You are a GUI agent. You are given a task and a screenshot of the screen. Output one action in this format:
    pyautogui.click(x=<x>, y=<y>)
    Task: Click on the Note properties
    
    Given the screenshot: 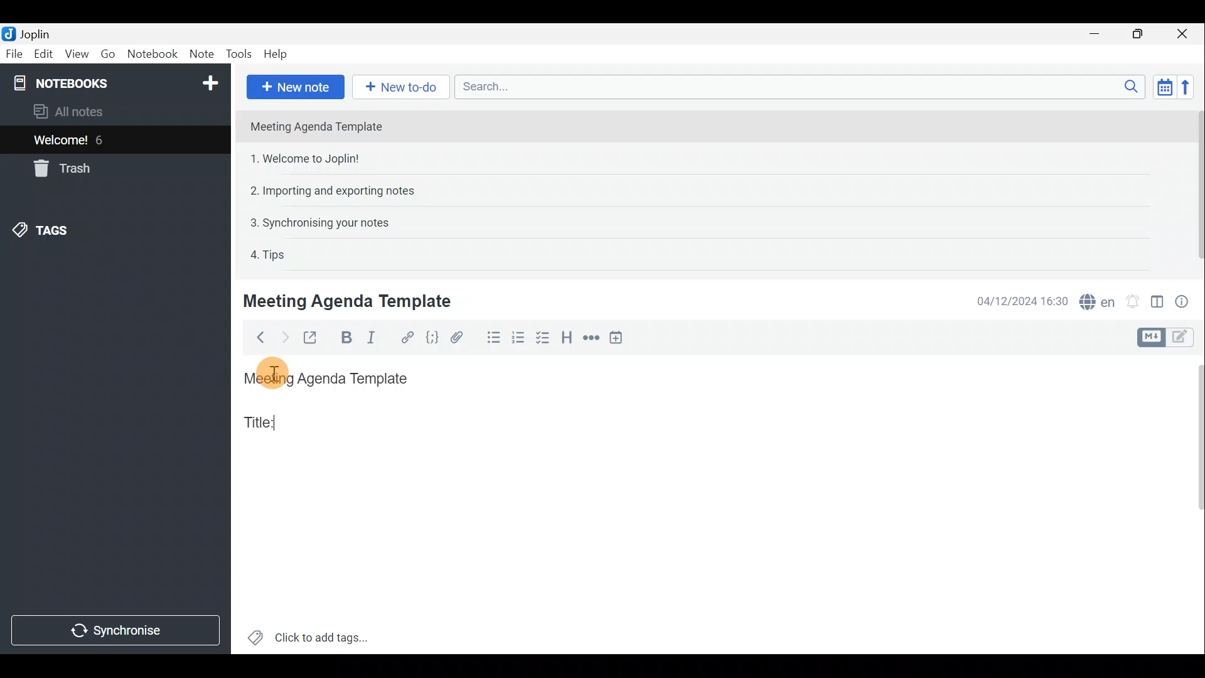 What is the action you would take?
    pyautogui.click(x=1186, y=301)
    